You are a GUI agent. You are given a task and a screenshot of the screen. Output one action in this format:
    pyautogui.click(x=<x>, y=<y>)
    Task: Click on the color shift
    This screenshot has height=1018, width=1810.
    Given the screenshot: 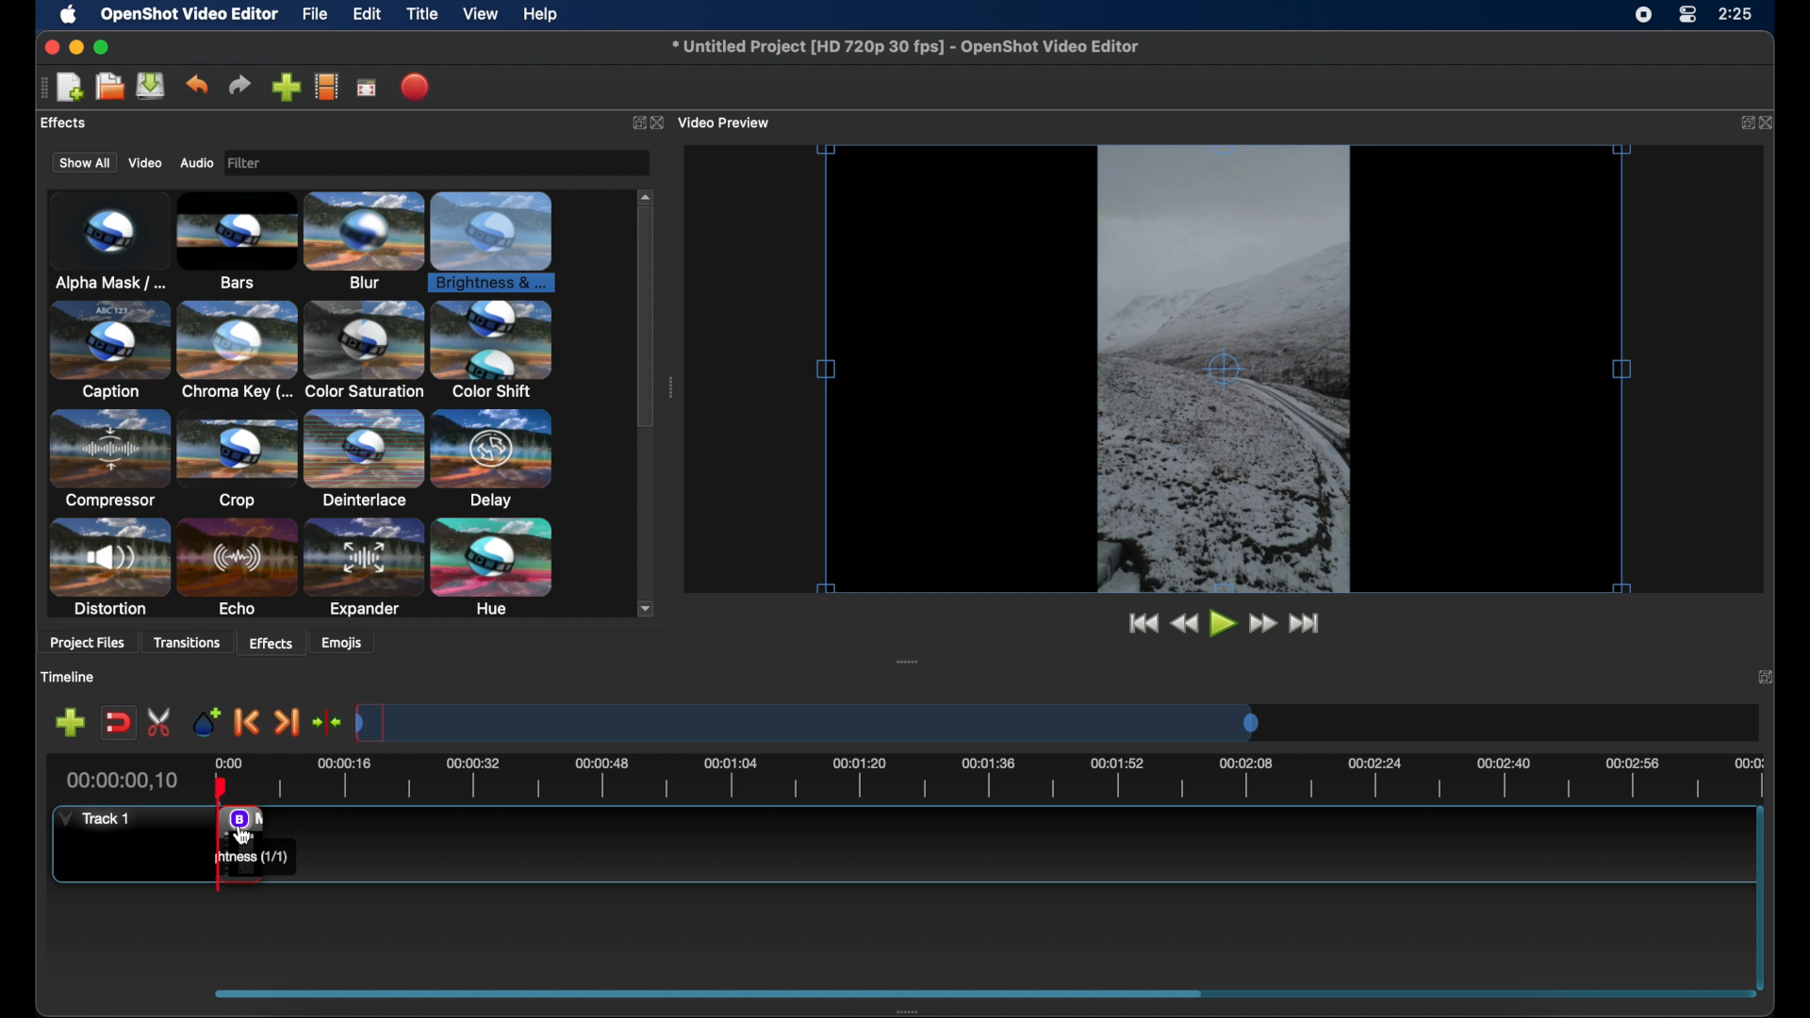 What is the action you would take?
    pyautogui.click(x=492, y=349)
    